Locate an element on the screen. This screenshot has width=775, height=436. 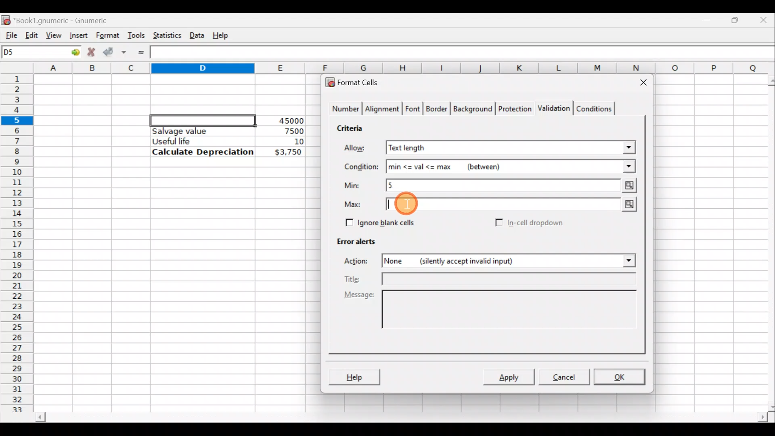
OK is located at coordinates (620, 377).